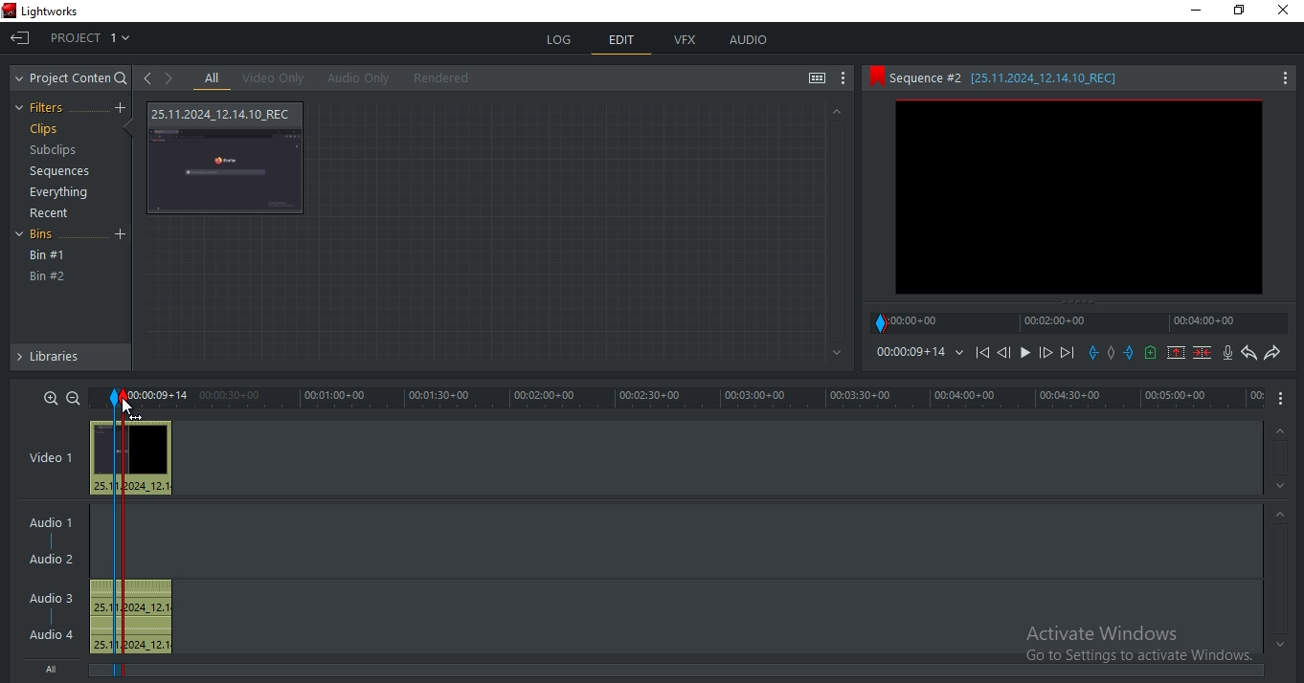  Describe the element at coordinates (1203, 353) in the screenshot. I see `delete marked section` at that location.